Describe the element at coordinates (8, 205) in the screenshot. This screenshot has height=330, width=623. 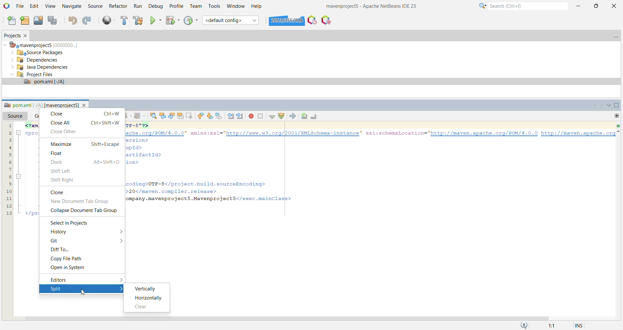
I see `12` at that location.